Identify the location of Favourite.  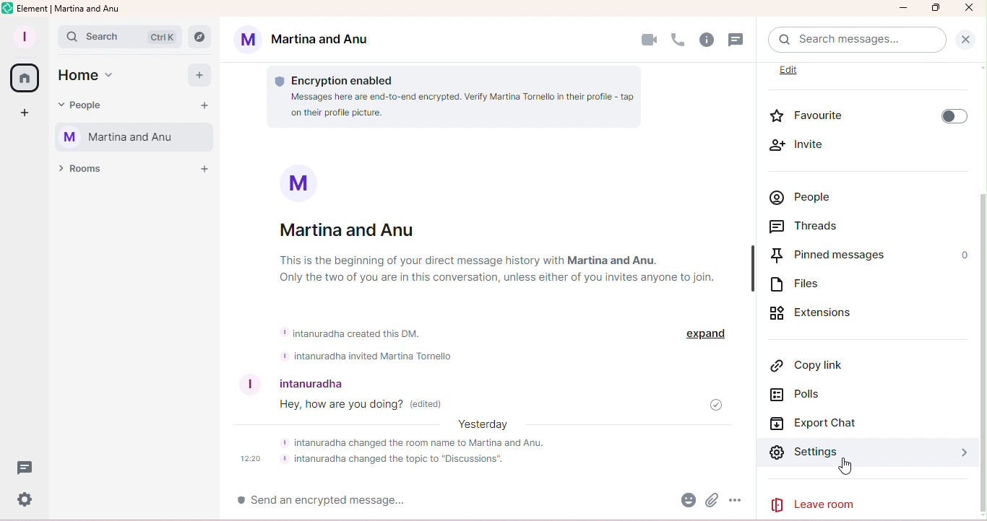
(866, 113).